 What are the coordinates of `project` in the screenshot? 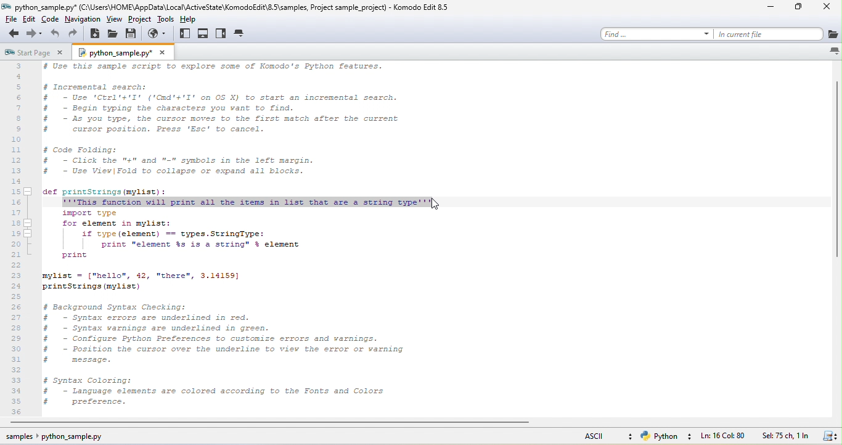 It's located at (141, 20).